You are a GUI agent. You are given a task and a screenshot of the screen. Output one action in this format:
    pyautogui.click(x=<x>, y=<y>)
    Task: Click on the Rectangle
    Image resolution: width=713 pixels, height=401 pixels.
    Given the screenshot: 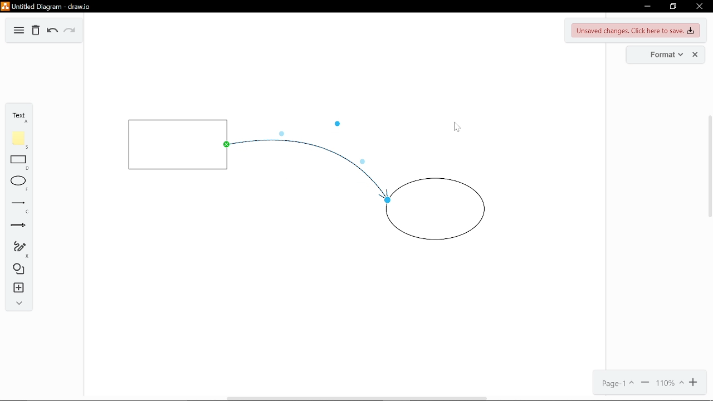 What is the action you would take?
    pyautogui.click(x=18, y=163)
    